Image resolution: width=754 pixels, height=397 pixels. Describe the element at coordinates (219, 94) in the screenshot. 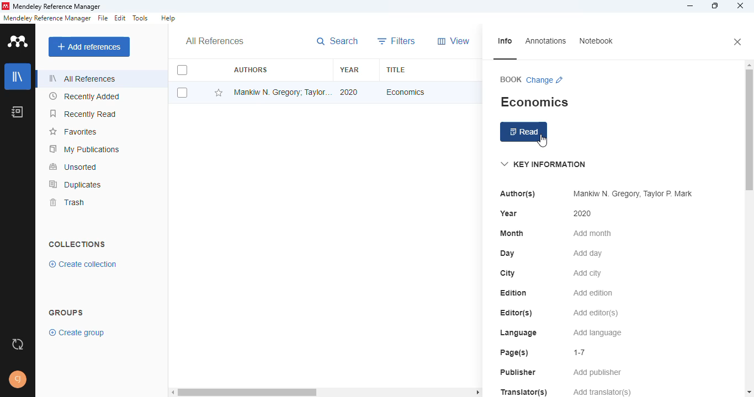

I see `add this reference to favortites` at that location.